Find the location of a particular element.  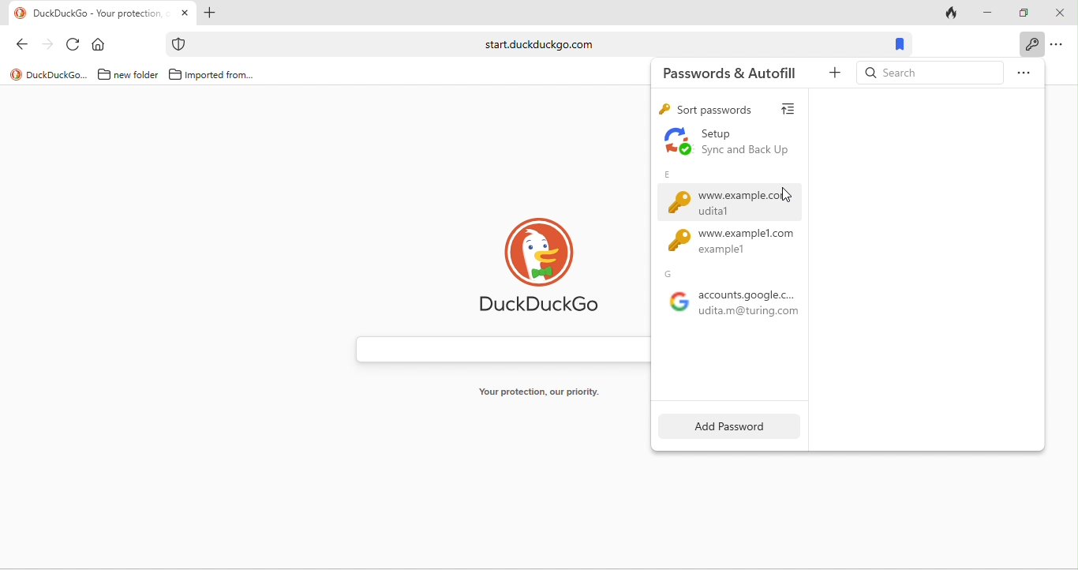

track tab is located at coordinates (953, 16).